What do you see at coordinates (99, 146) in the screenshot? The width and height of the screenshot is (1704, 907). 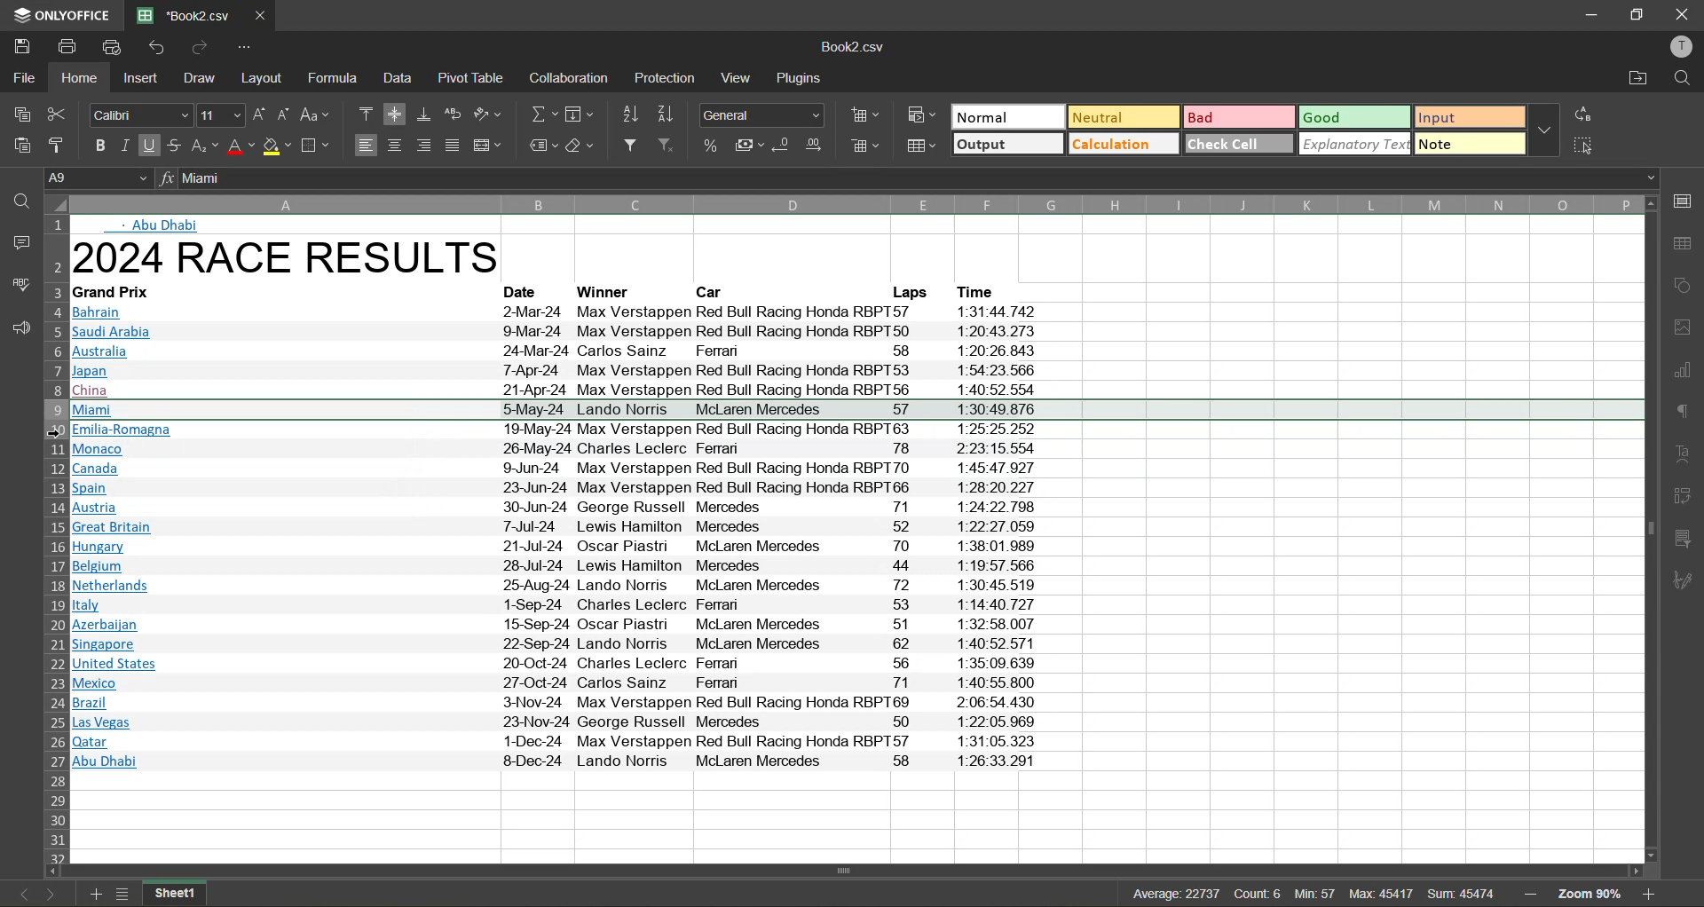 I see `bold` at bounding box center [99, 146].